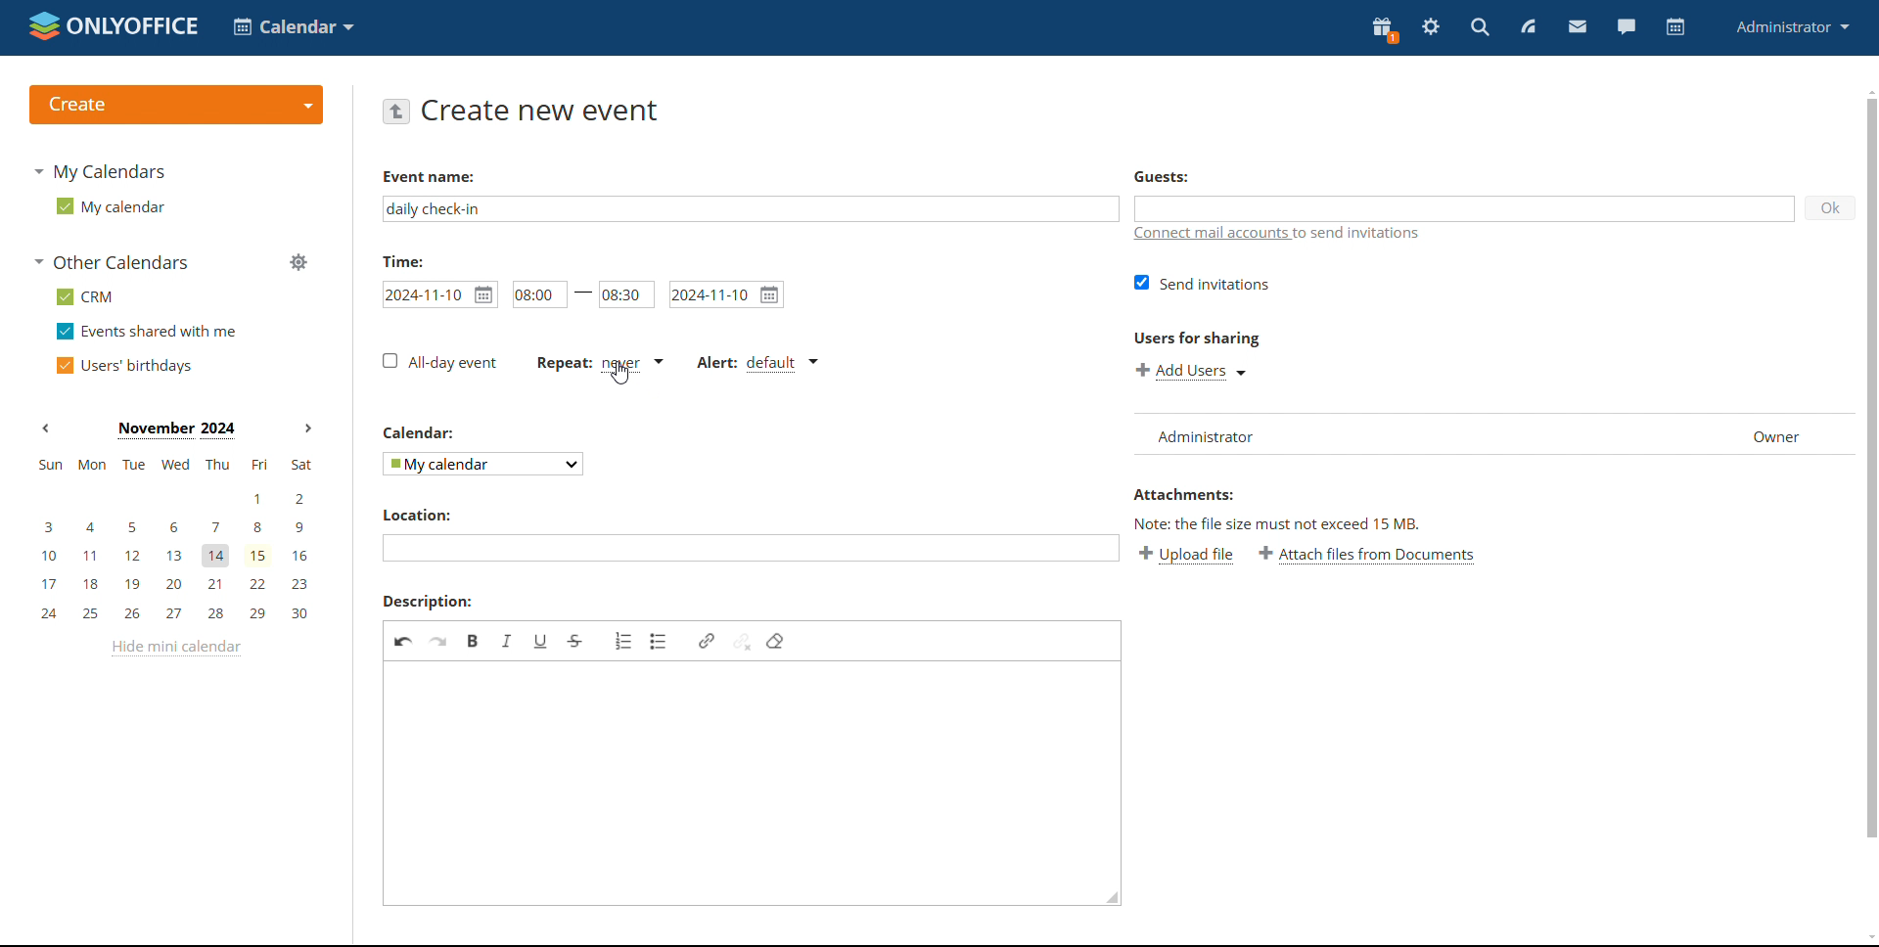  What do you see at coordinates (623, 641) in the screenshot?
I see `insert/remove numbered list` at bounding box center [623, 641].